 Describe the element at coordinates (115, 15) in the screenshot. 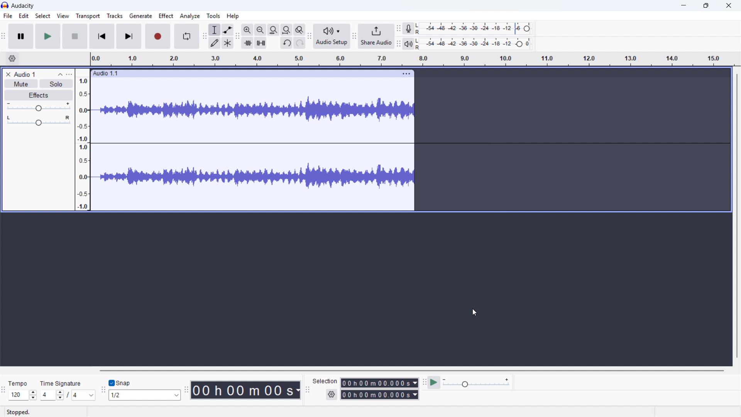

I see `Tracks ` at that location.